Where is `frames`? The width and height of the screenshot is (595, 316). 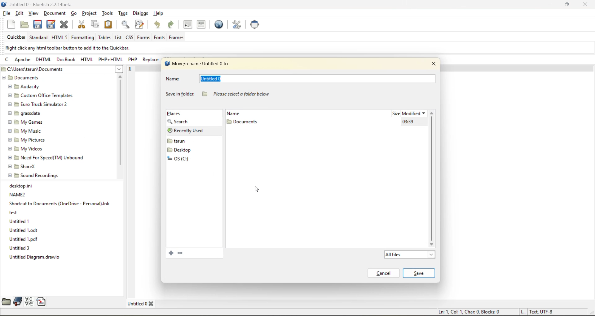
frames is located at coordinates (179, 38).